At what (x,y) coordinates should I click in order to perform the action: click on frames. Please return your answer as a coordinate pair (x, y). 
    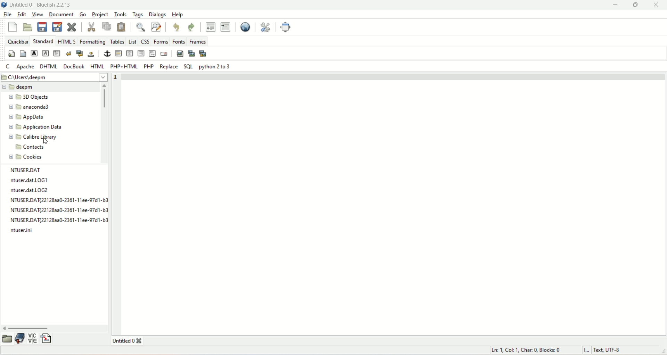
    Looking at the image, I should click on (198, 41).